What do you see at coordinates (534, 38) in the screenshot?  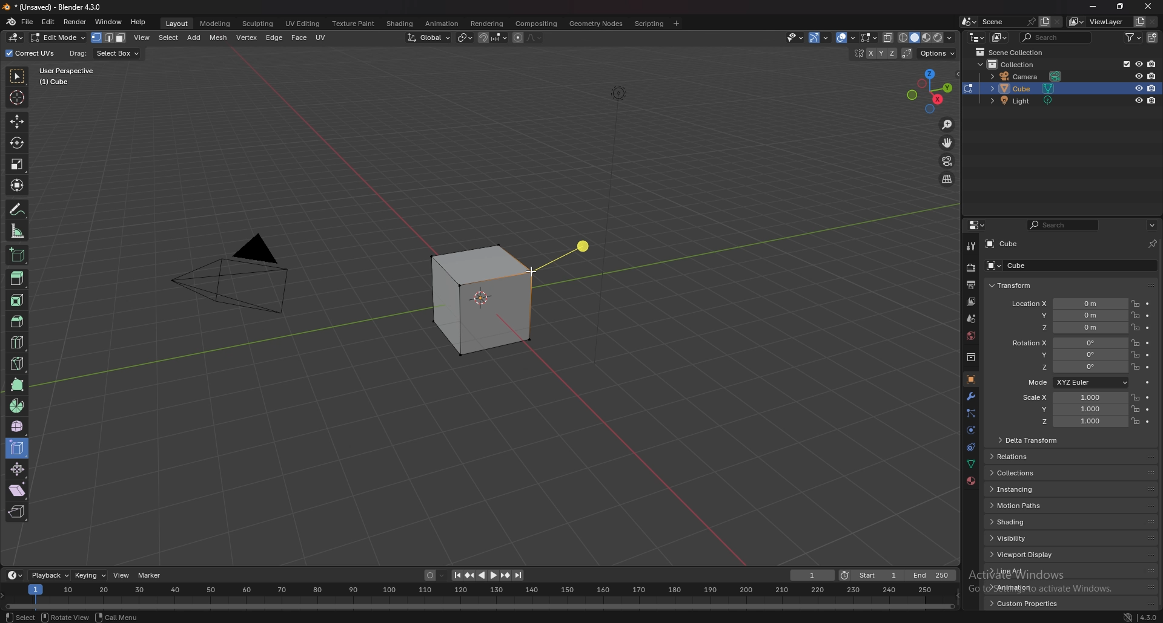 I see `proportional editing falloff` at bounding box center [534, 38].